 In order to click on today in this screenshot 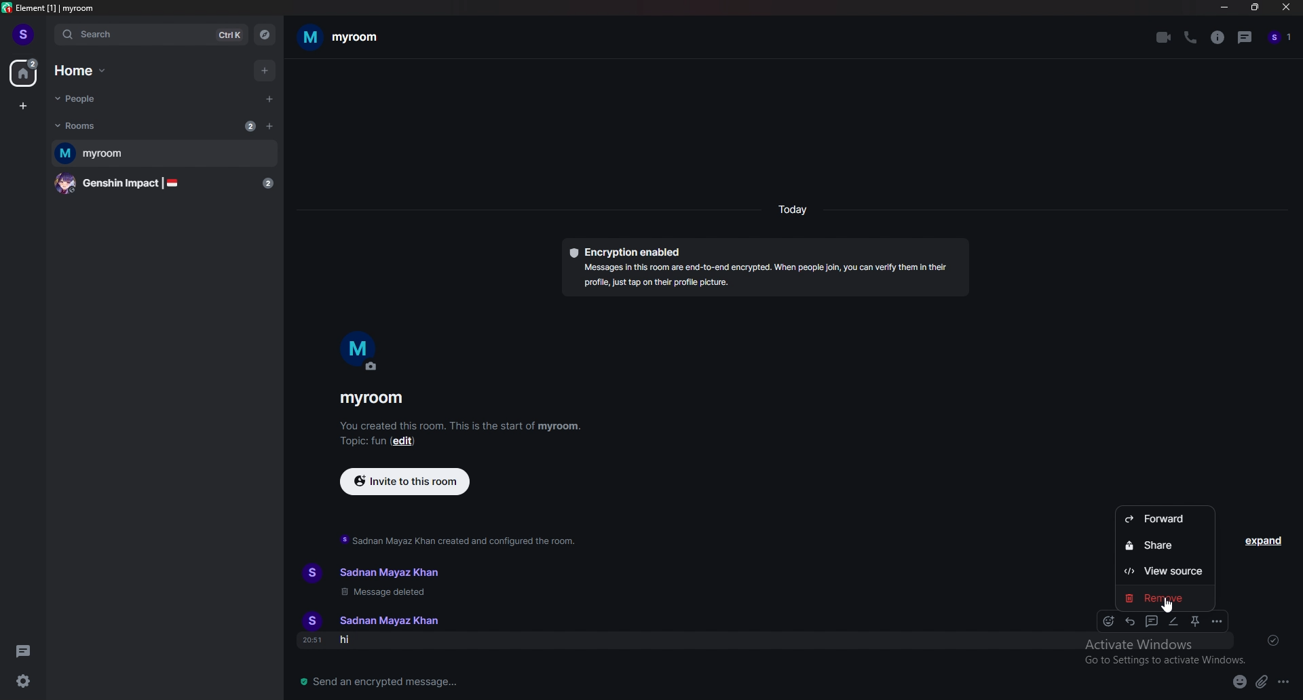, I will do `click(792, 210)`.